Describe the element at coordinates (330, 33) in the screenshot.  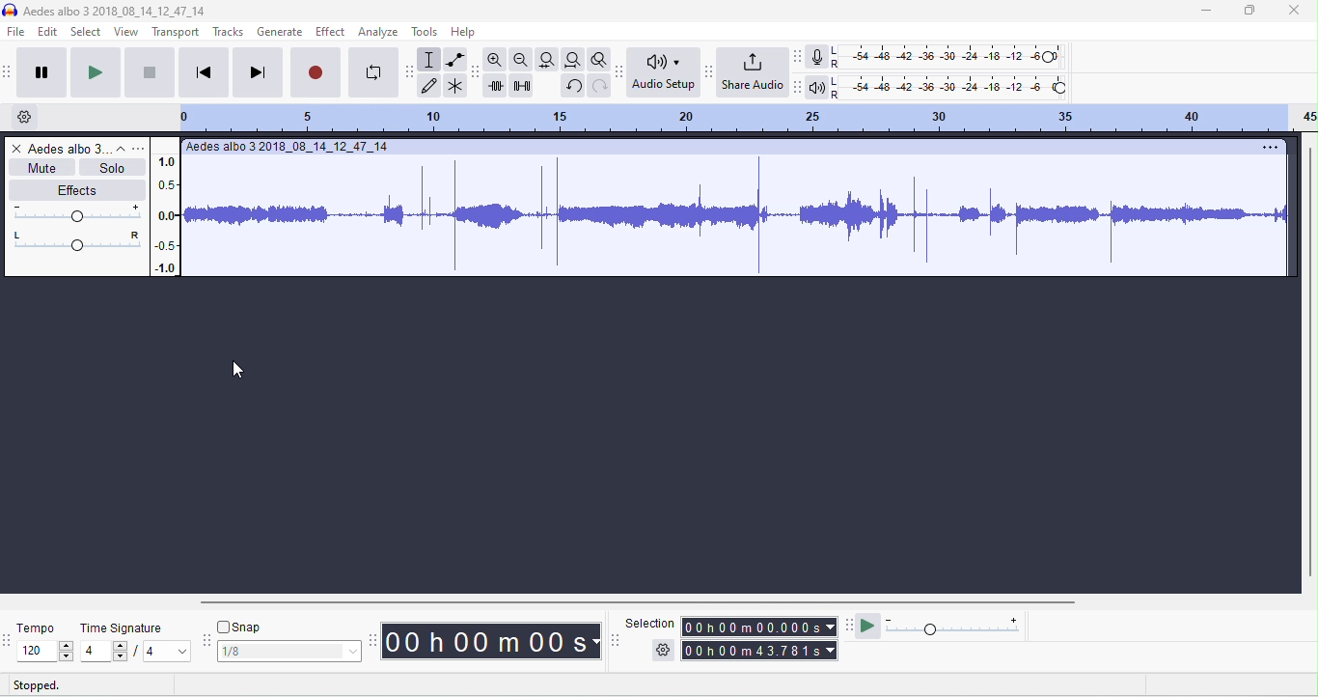
I see `effect` at that location.